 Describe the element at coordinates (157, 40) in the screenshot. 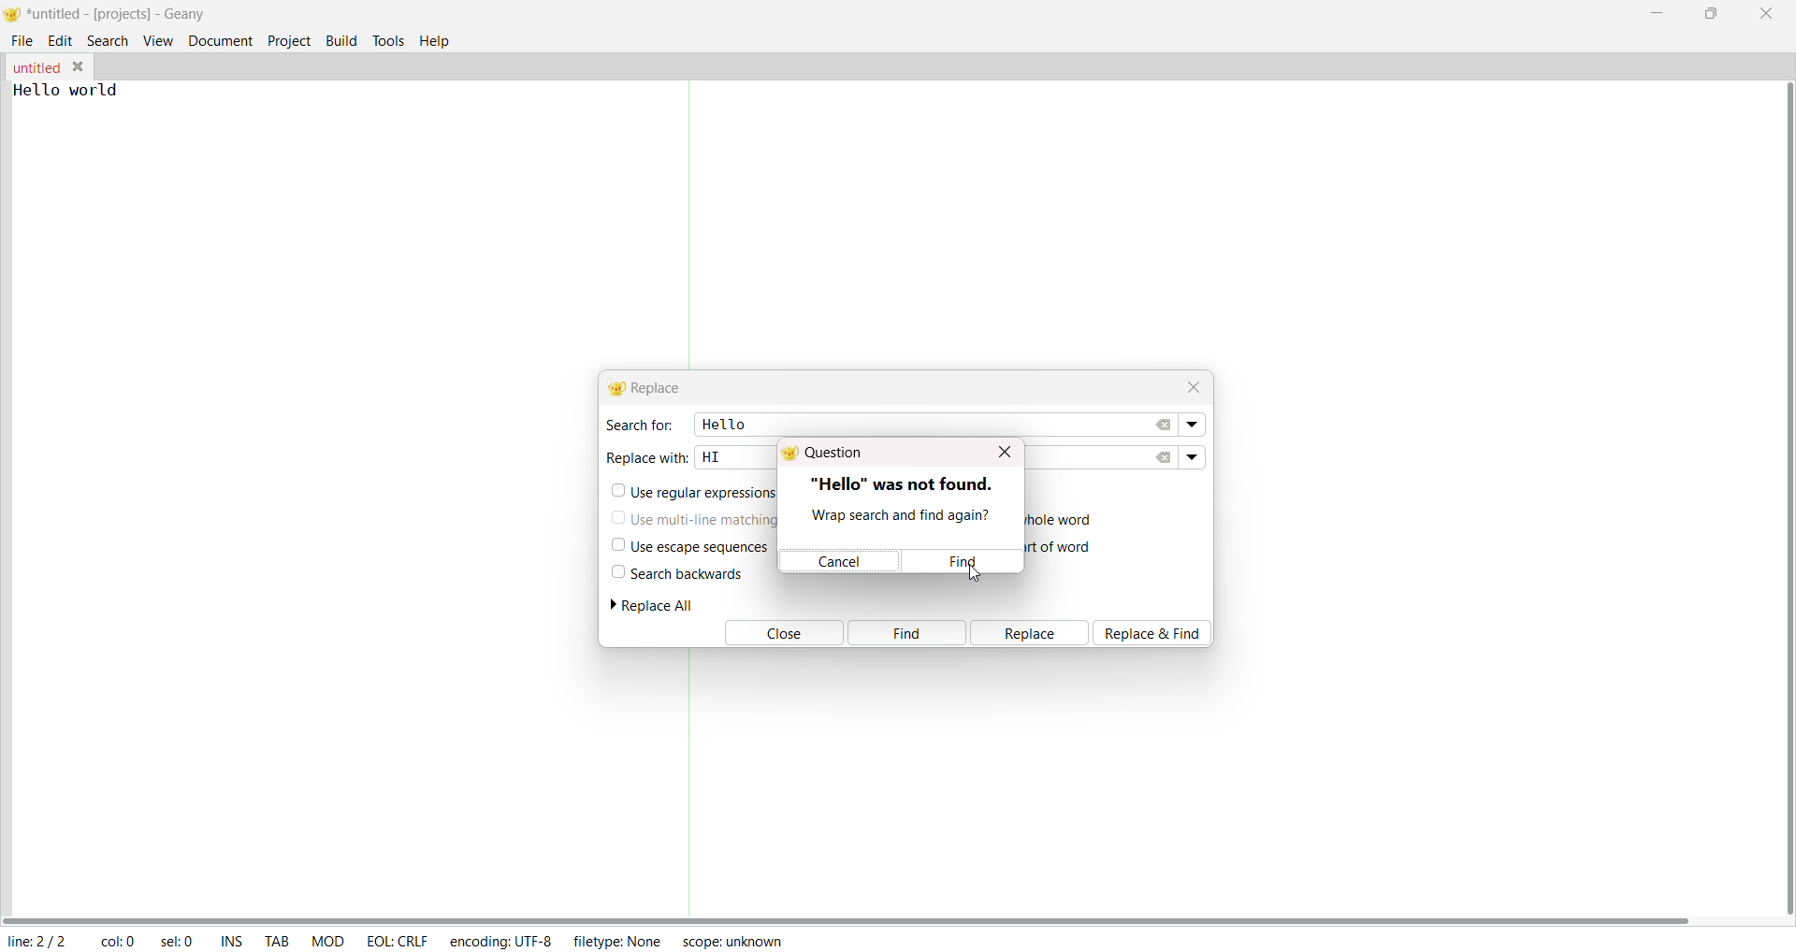

I see `view` at that location.